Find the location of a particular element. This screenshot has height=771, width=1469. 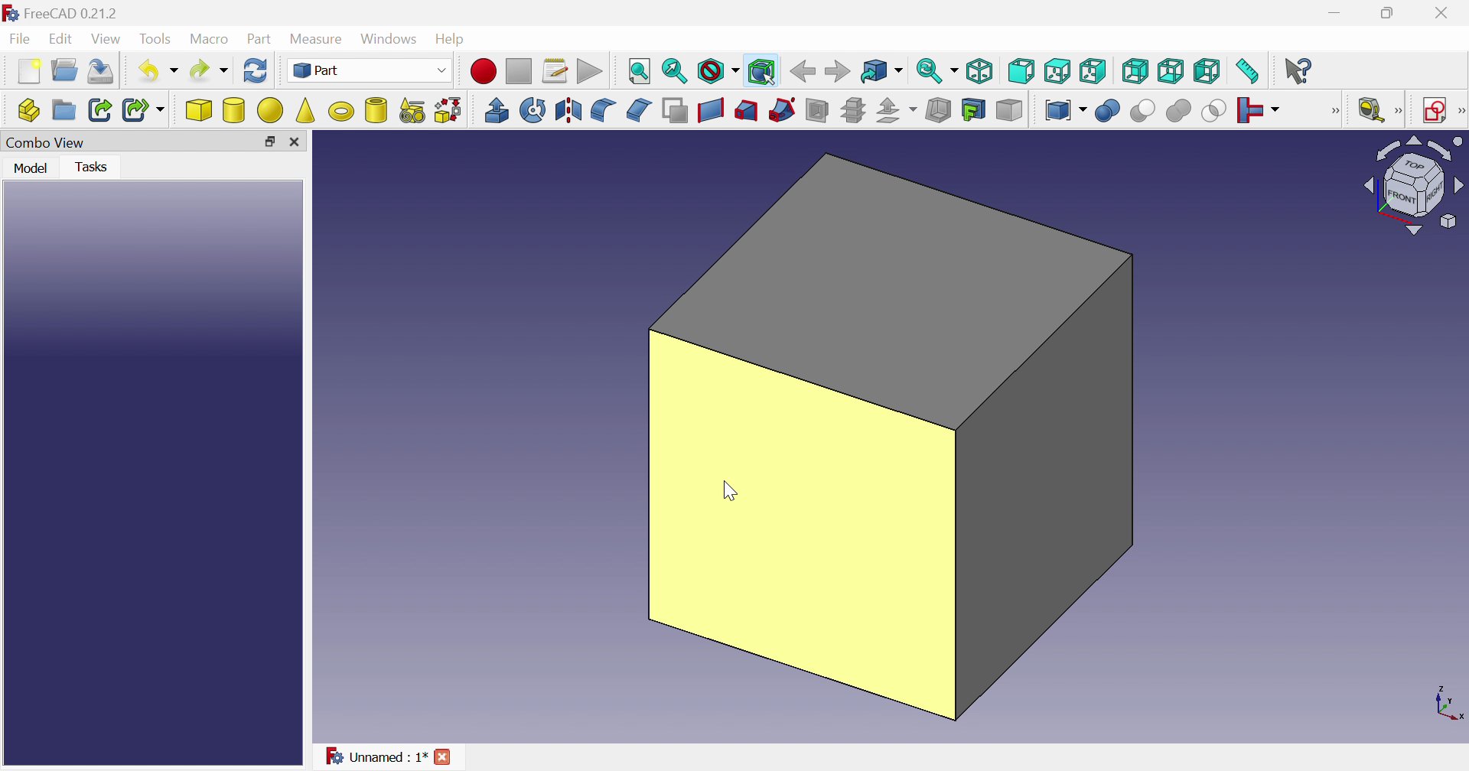

Make sub-link is located at coordinates (145, 111).